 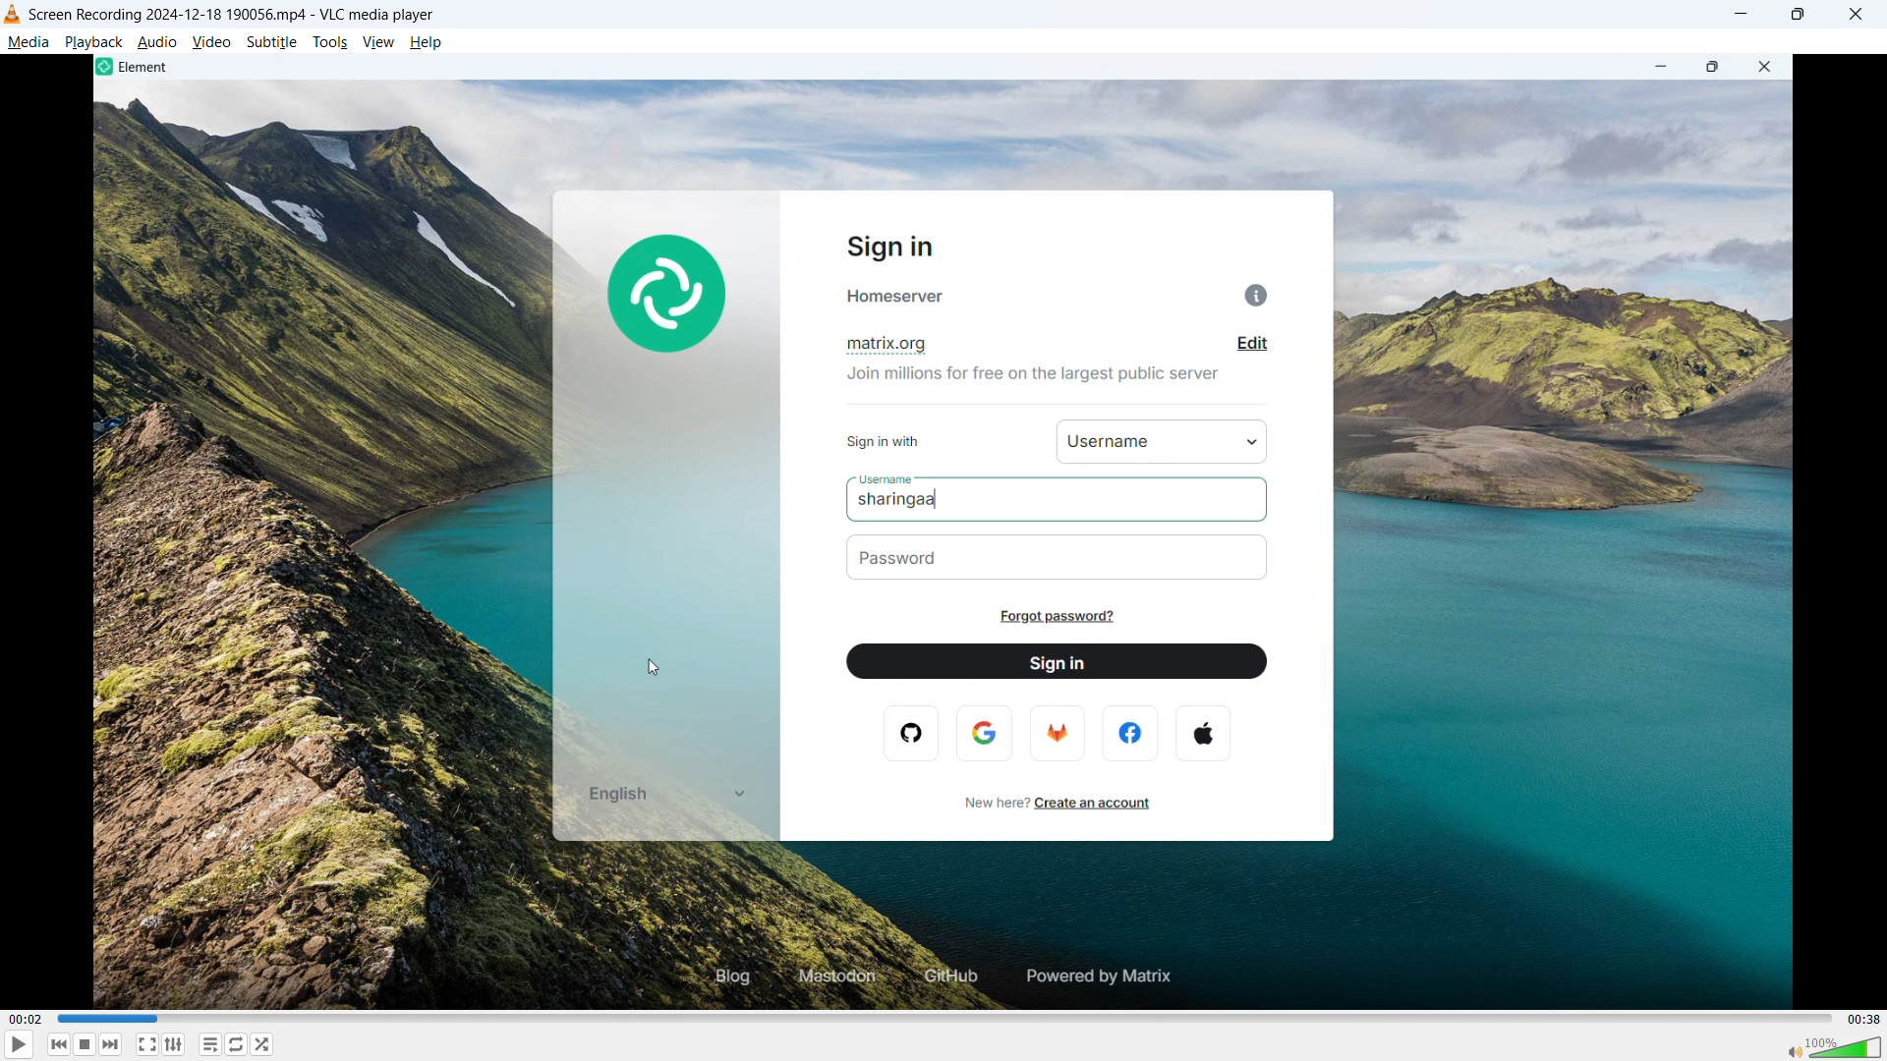 What do you see at coordinates (210, 1044) in the screenshot?
I see `Toggle playlist ` at bounding box center [210, 1044].